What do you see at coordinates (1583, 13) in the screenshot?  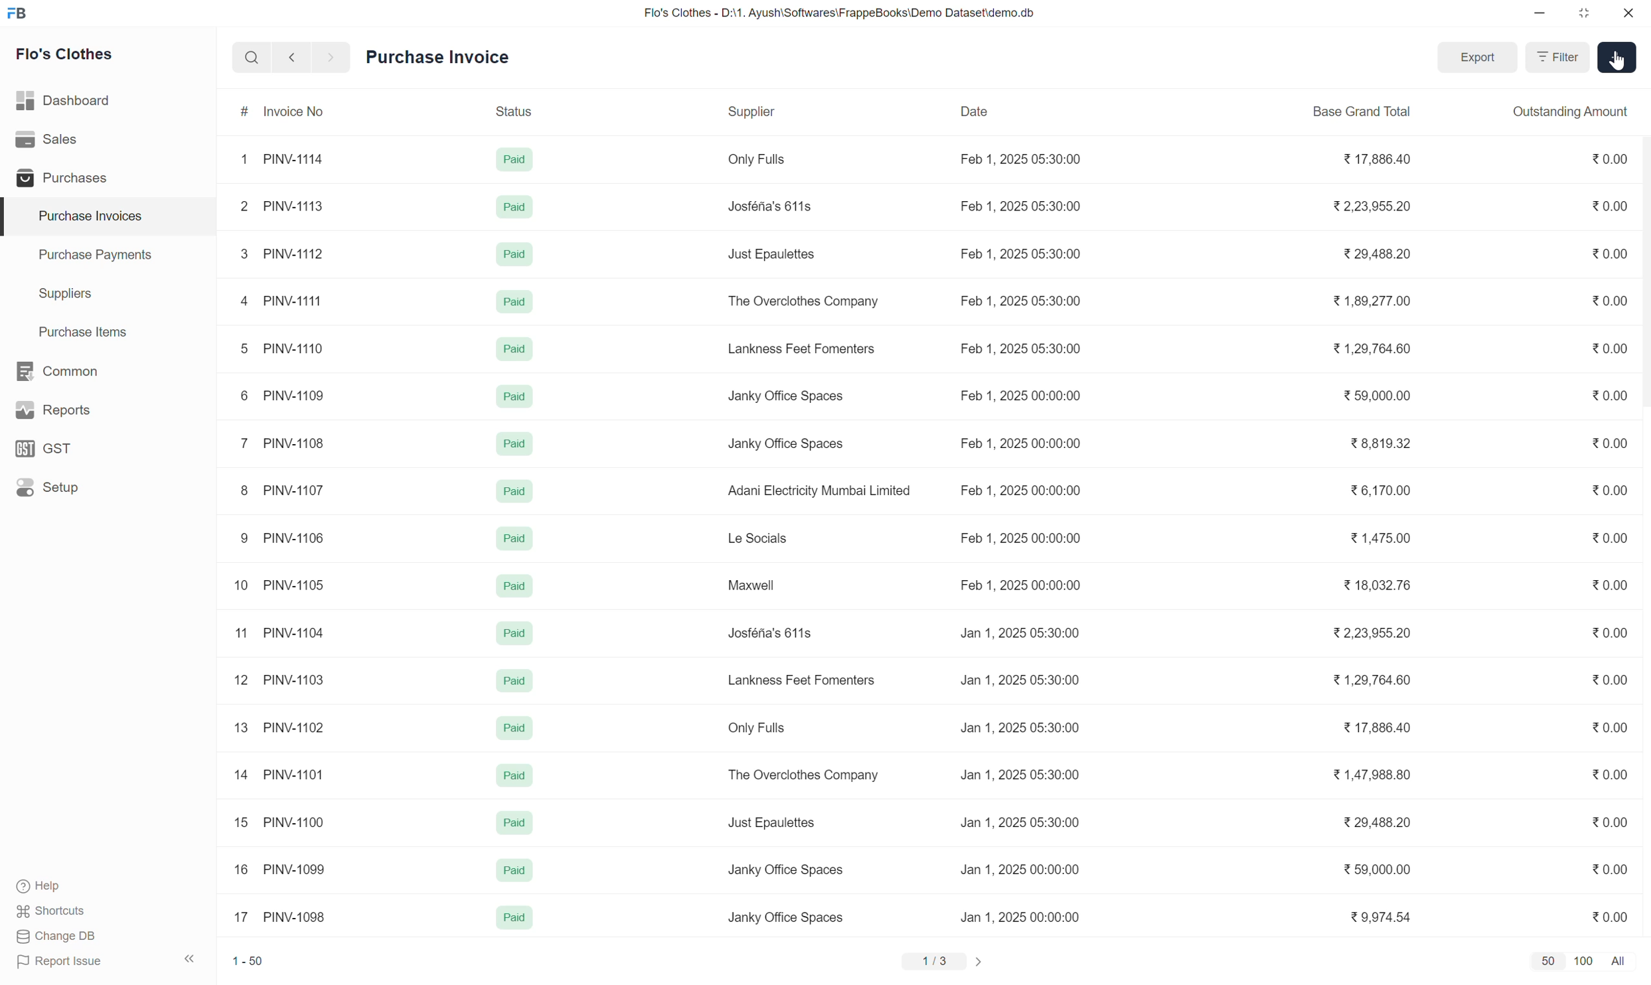 I see `Change dimension` at bounding box center [1583, 13].